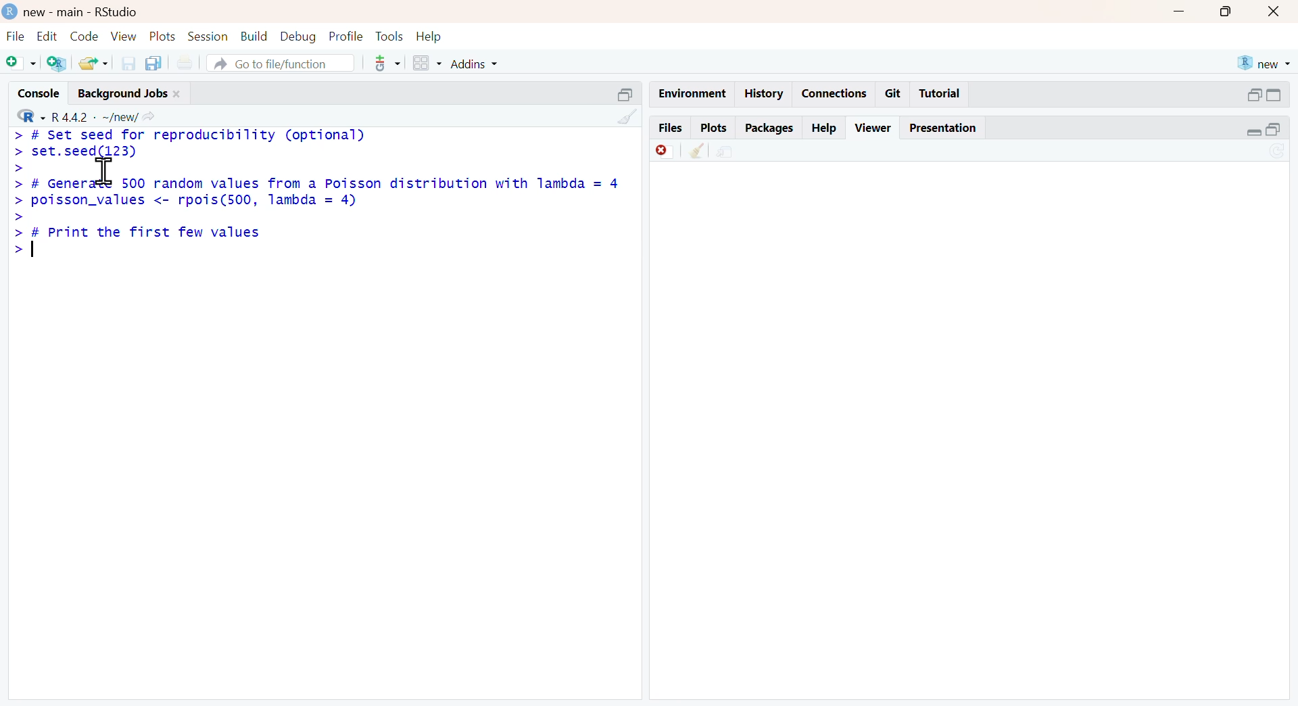 The width and height of the screenshot is (1298, 706). Describe the element at coordinates (894, 93) in the screenshot. I see `git` at that location.